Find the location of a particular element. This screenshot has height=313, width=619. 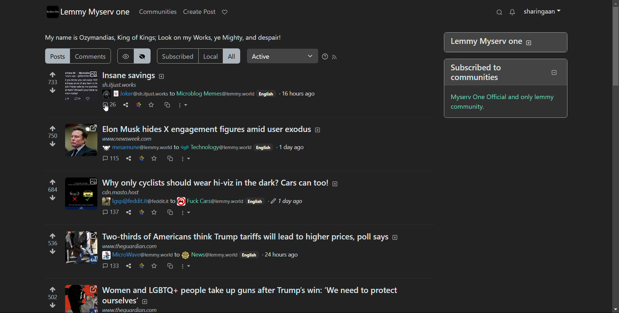

expand is located at coordinates (319, 130).